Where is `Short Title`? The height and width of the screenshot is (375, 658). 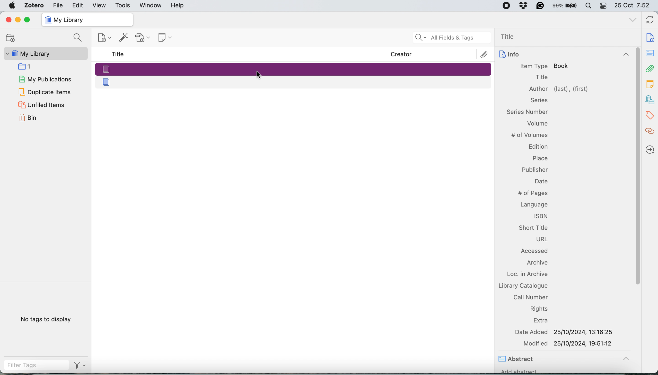
Short Title is located at coordinates (533, 227).